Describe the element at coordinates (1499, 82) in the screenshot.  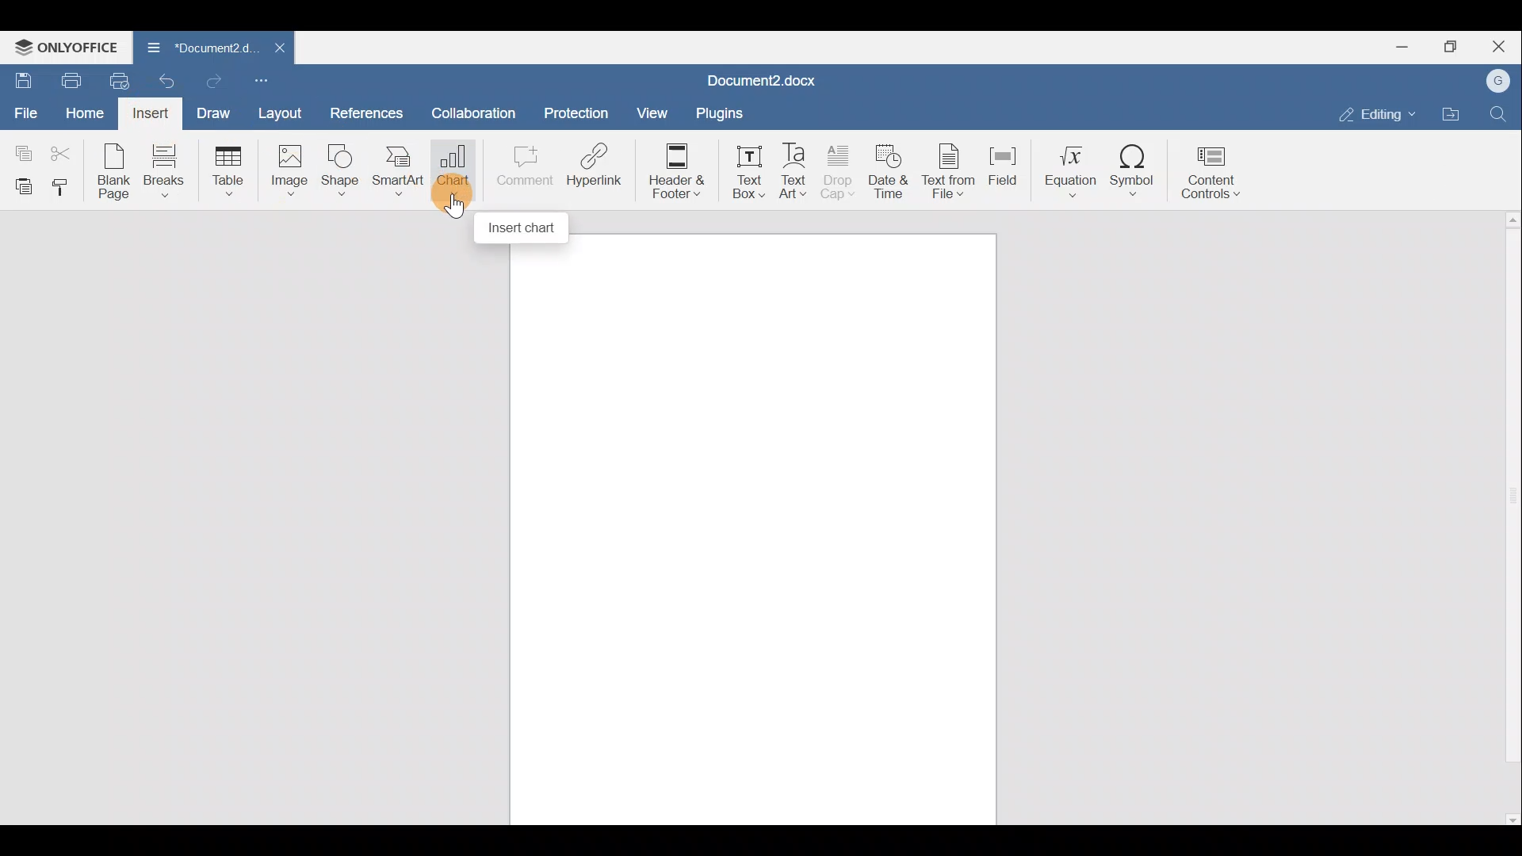
I see `Account name` at that location.